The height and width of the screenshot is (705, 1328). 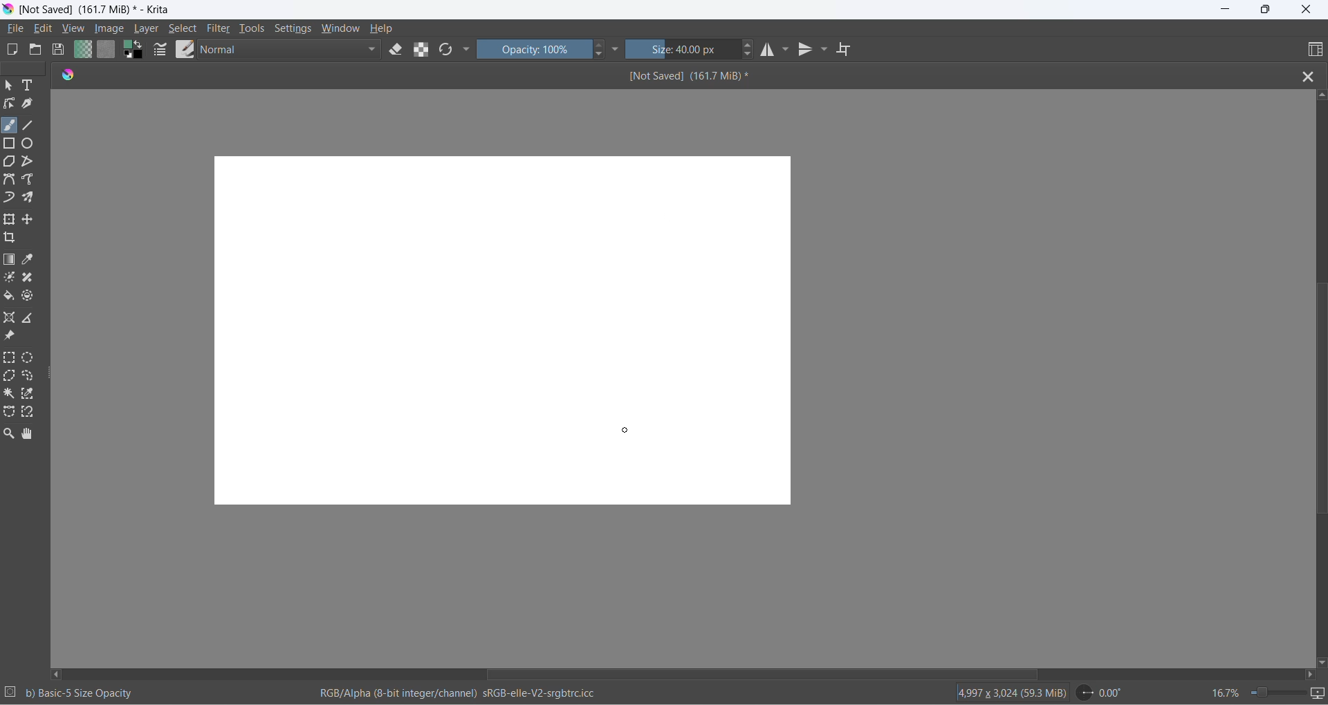 I want to click on Bezier curve tool , so click(x=11, y=181).